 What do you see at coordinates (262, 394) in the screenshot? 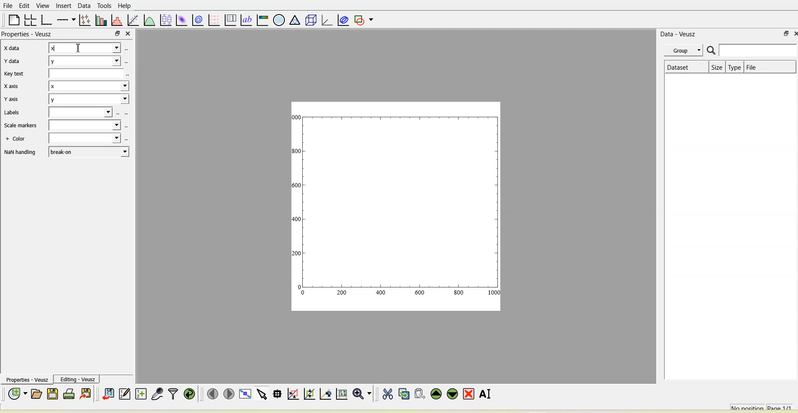
I see `Select items from the graph or scroll` at bounding box center [262, 394].